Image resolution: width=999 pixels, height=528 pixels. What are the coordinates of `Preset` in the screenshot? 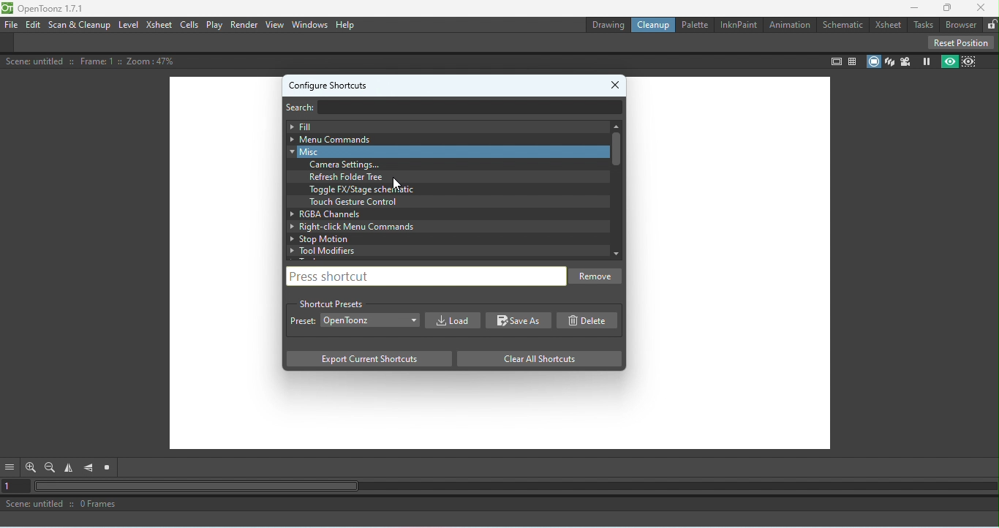 It's located at (303, 323).